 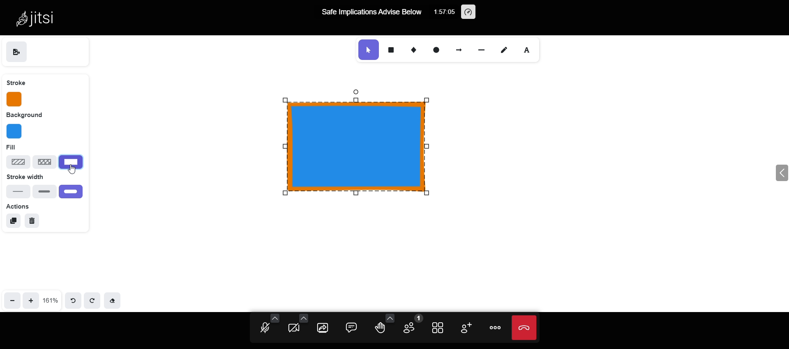 What do you see at coordinates (45, 160) in the screenshot?
I see `cross hatch` at bounding box center [45, 160].